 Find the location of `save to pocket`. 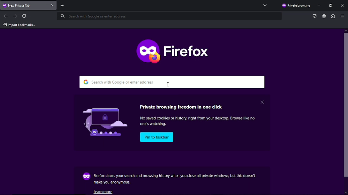

save to pocket is located at coordinates (315, 16).